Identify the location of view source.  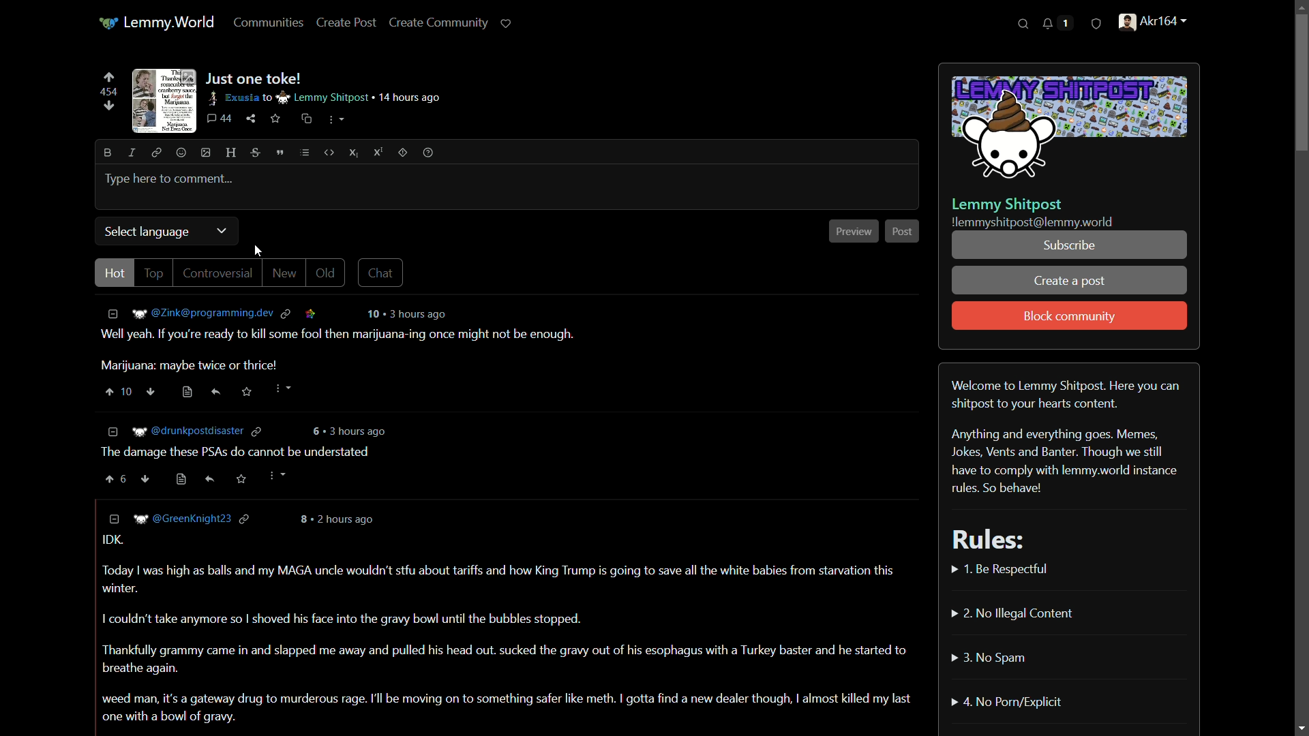
(190, 394).